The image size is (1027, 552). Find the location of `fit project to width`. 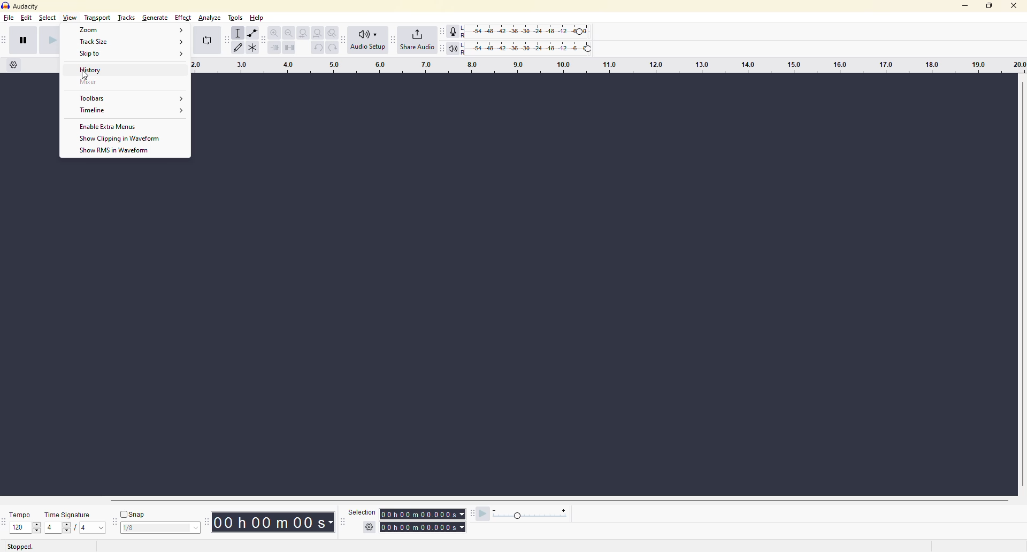

fit project to width is located at coordinates (319, 32).